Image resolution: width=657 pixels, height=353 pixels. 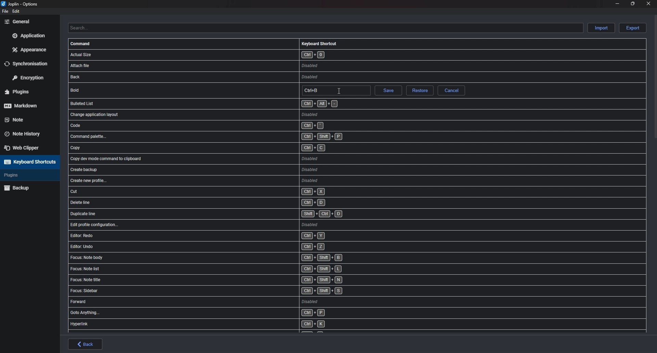 I want to click on Resize, so click(x=633, y=3).